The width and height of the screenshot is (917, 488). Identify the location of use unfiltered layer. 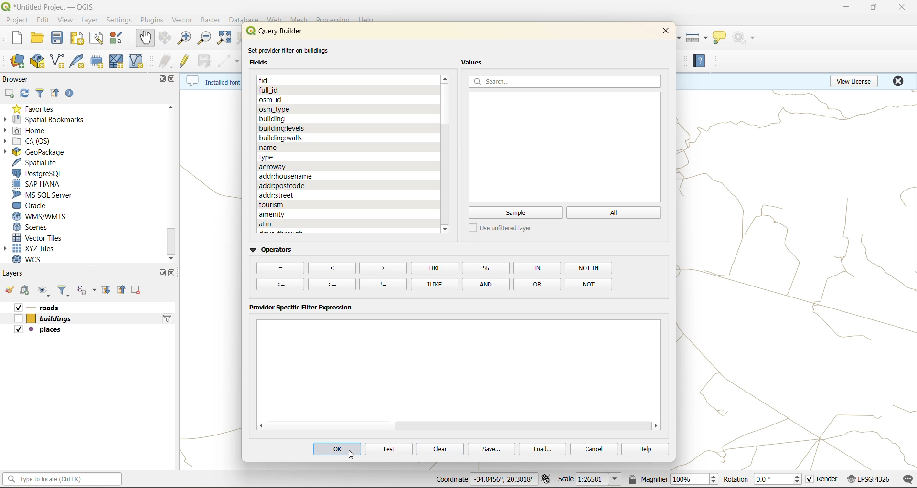
(504, 228).